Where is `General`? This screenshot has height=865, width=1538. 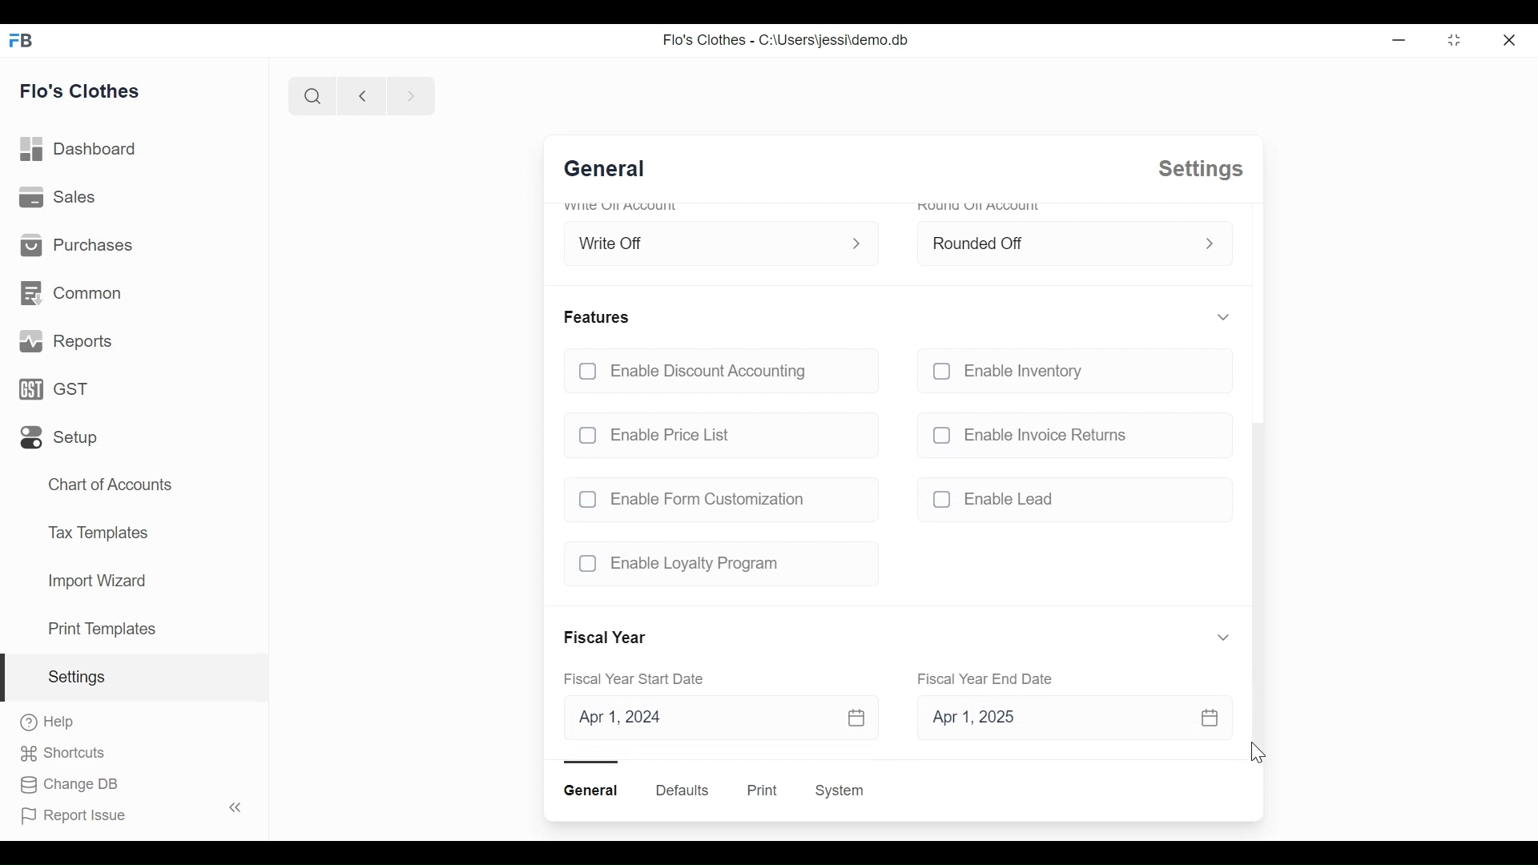 General is located at coordinates (594, 791).